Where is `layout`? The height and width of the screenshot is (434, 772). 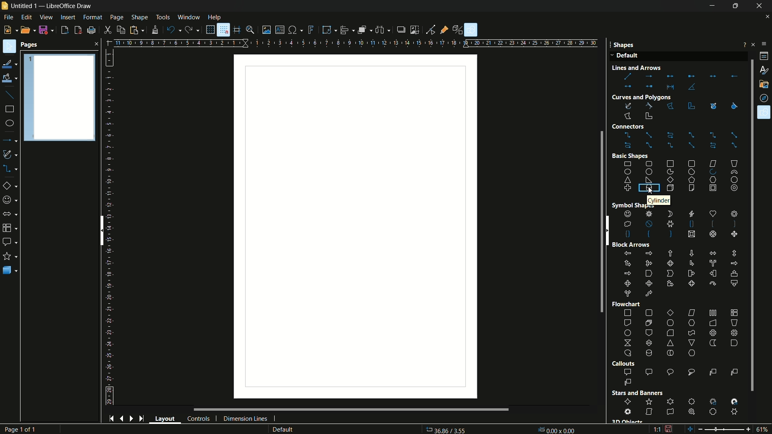
layout is located at coordinates (165, 418).